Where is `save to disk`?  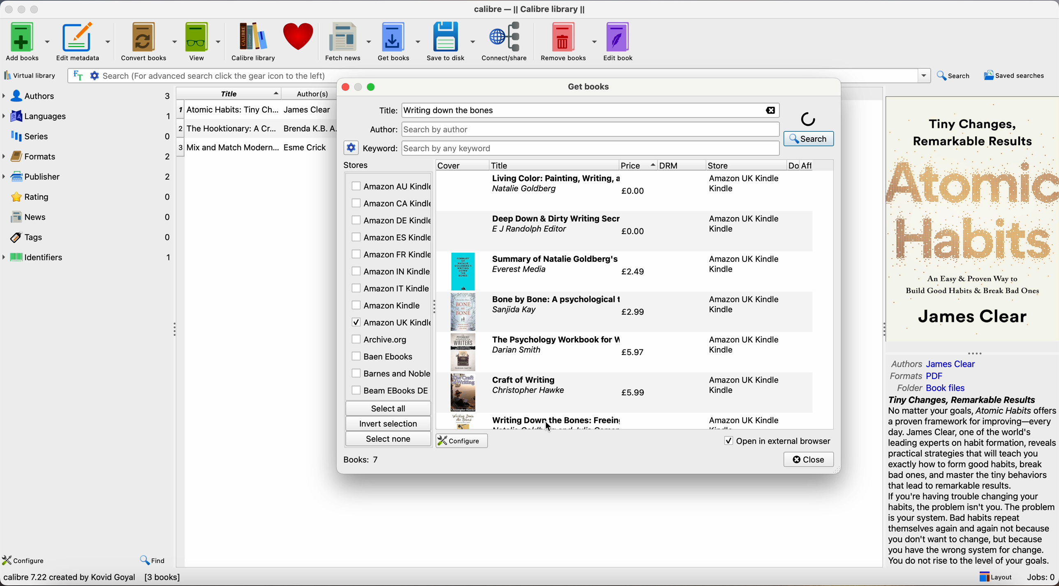
save to disk is located at coordinates (451, 42).